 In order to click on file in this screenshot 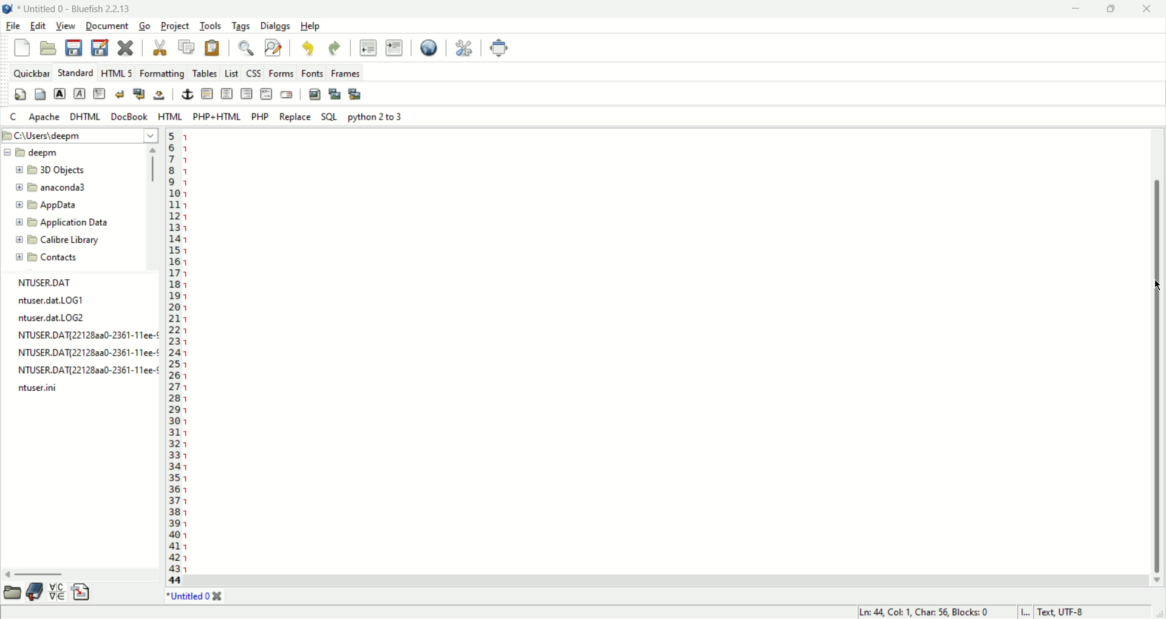, I will do `click(12, 27)`.